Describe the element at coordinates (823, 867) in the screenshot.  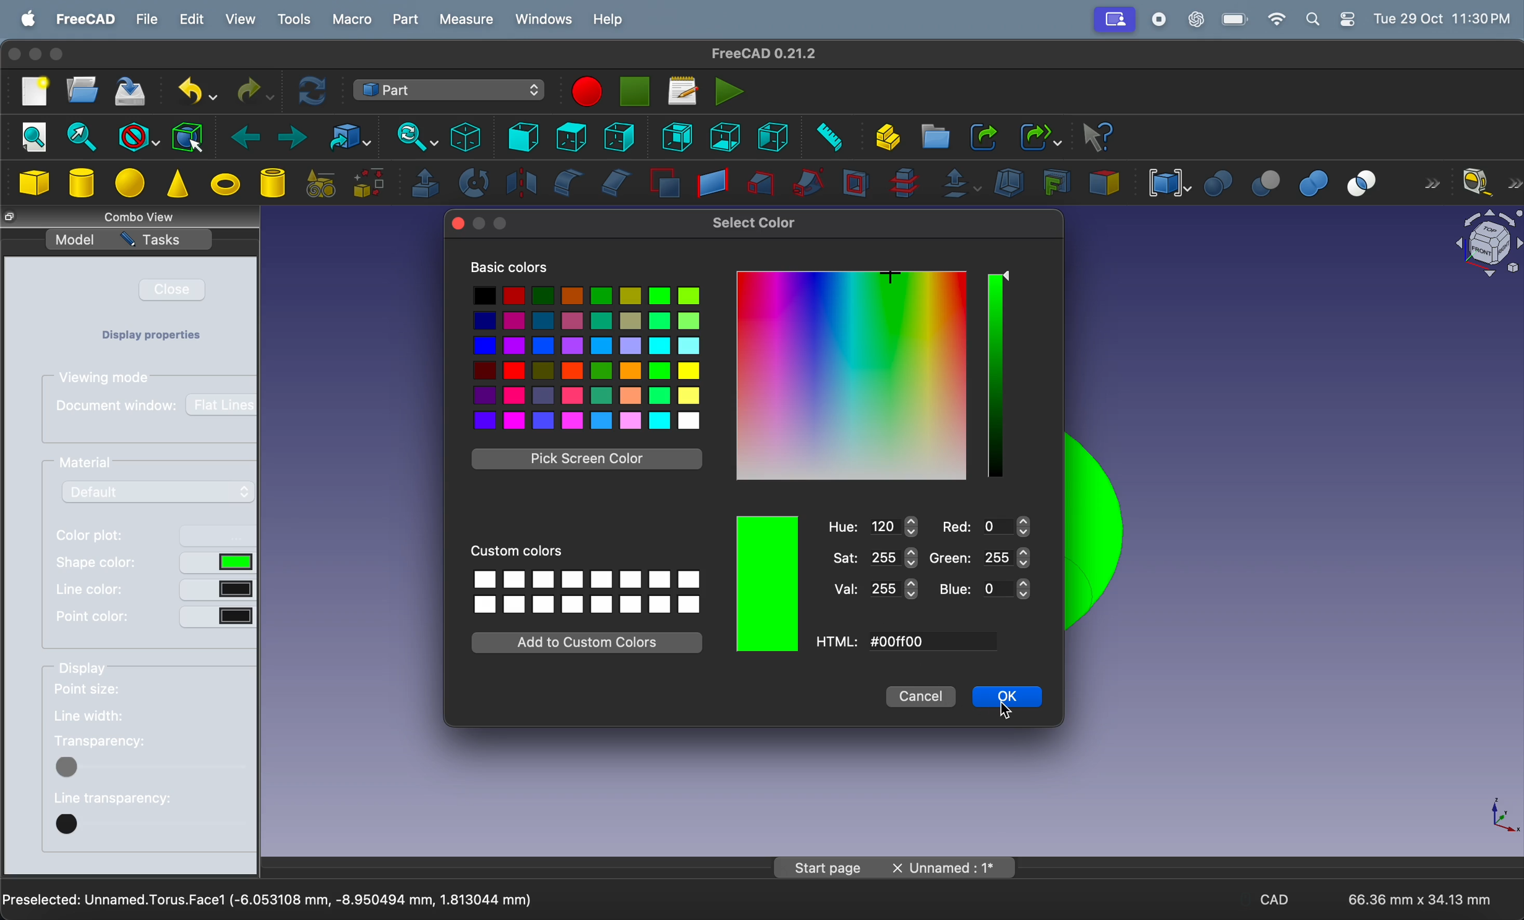
I see `Start page` at that location.